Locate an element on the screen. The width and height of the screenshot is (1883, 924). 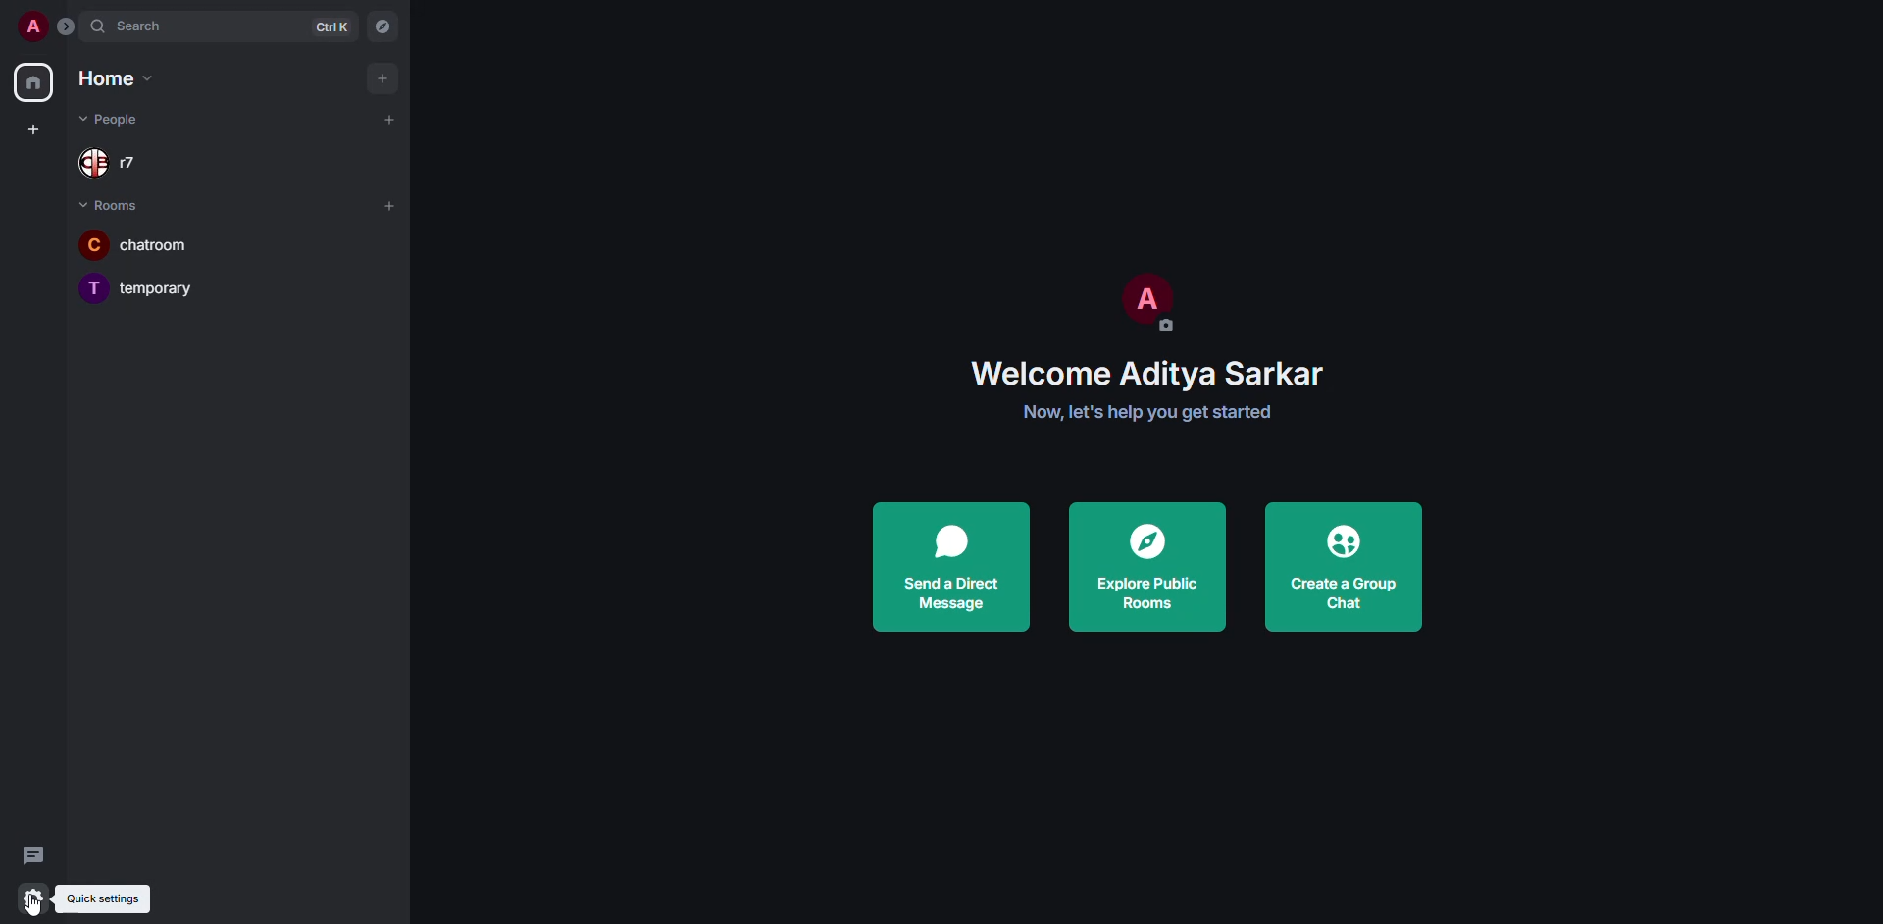
temporary is located at coordinates (137, 284).